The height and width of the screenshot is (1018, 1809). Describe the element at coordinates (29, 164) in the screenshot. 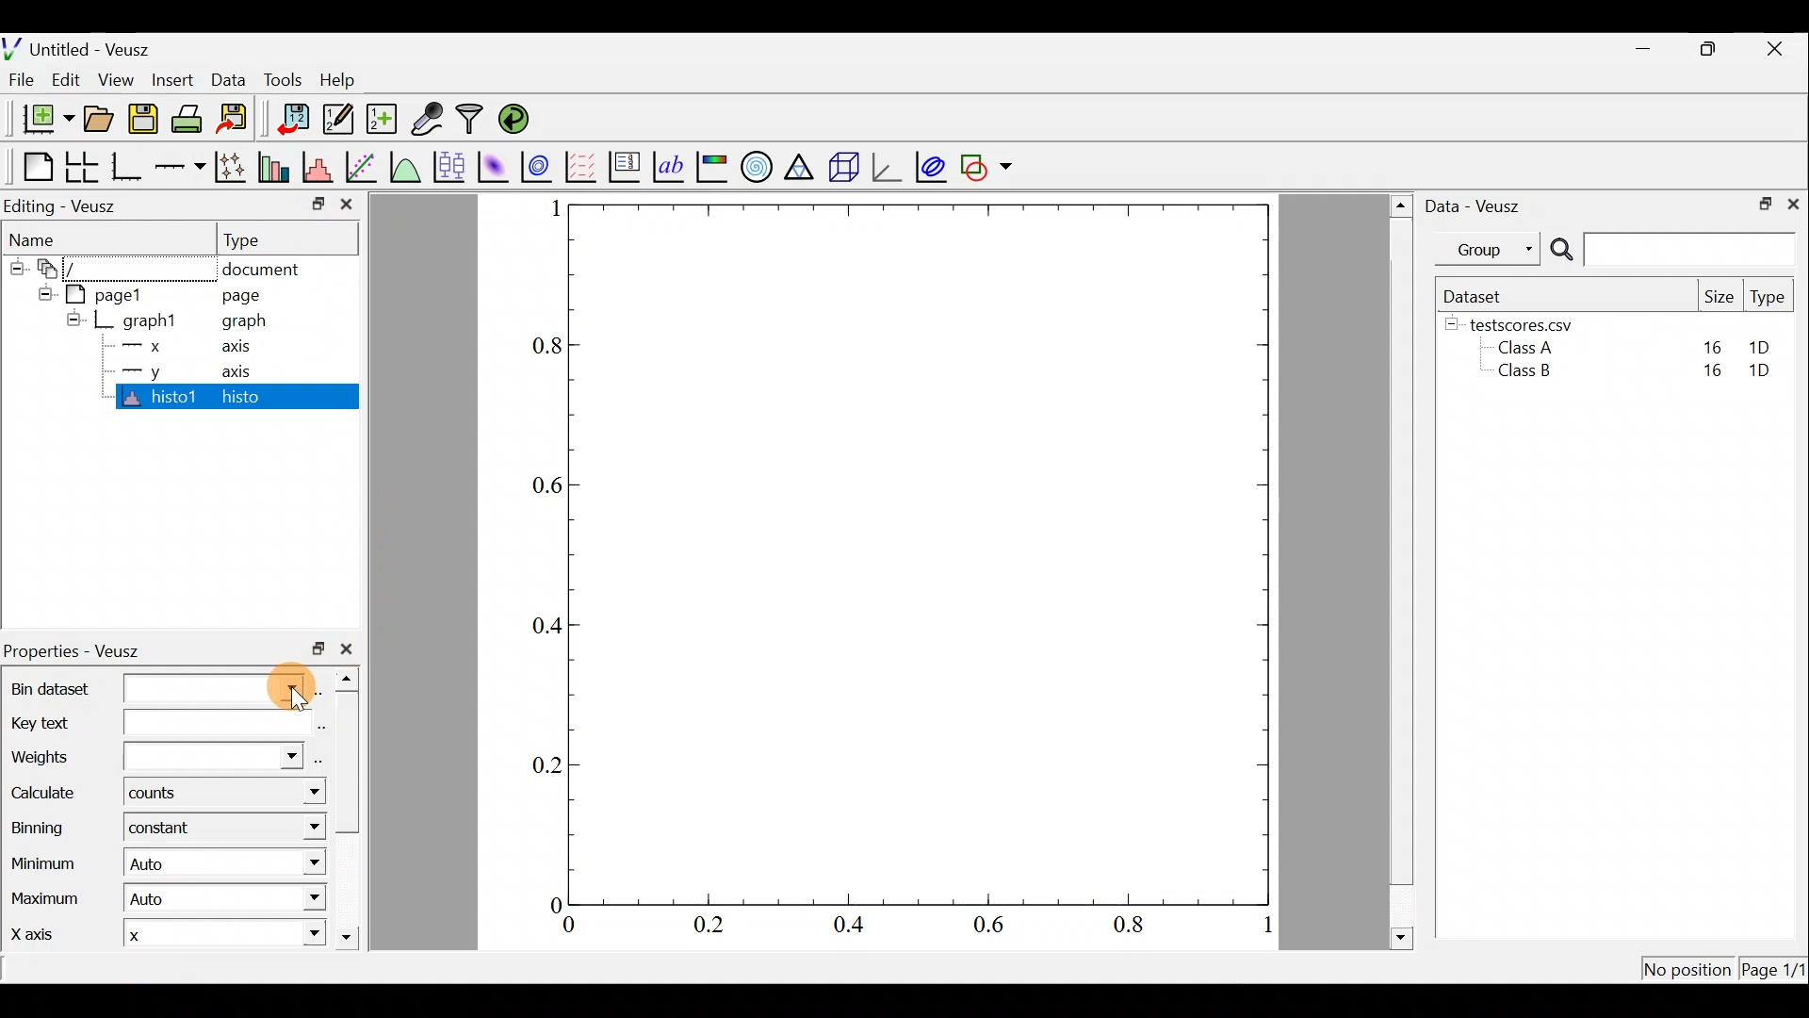

I see `Blank page` at that location.